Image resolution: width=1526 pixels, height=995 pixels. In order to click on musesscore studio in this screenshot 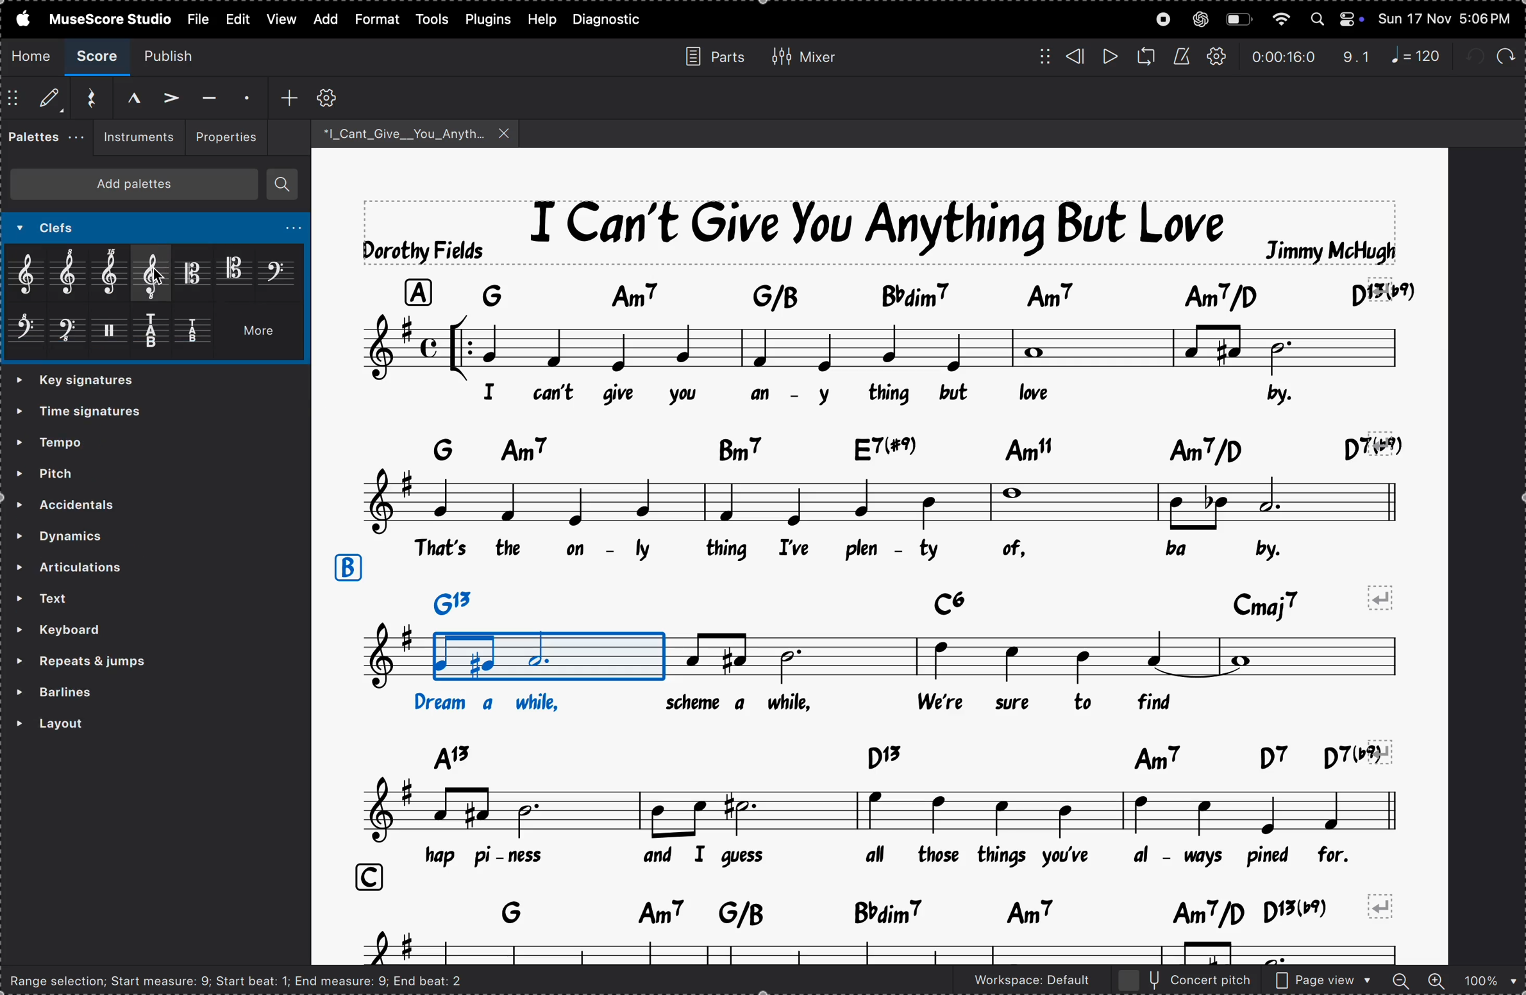, I will do `click(109, 18)`.